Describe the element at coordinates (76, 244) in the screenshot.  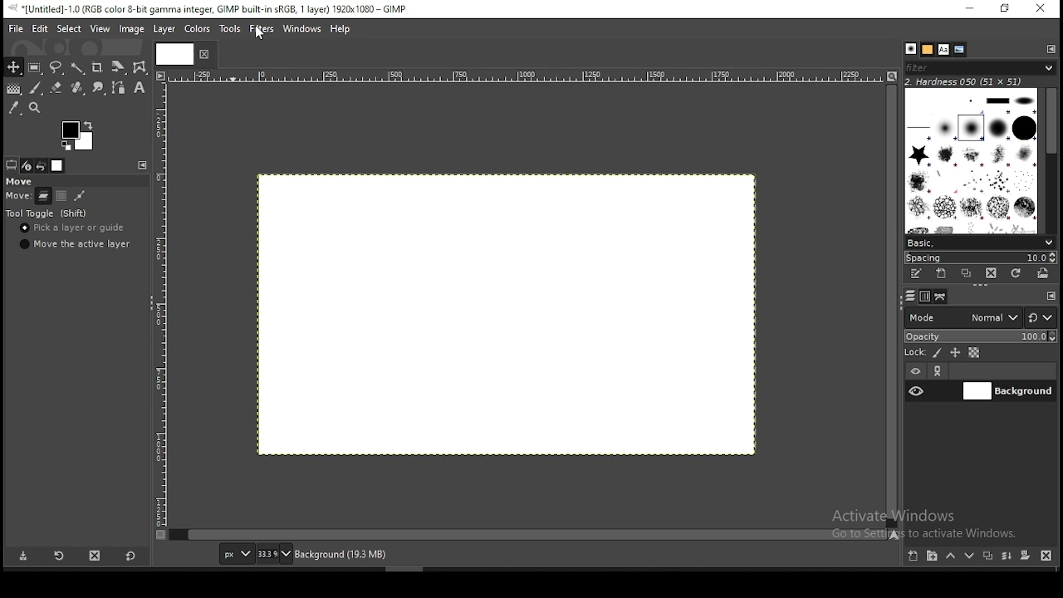
I see `move the active layer` at that location.